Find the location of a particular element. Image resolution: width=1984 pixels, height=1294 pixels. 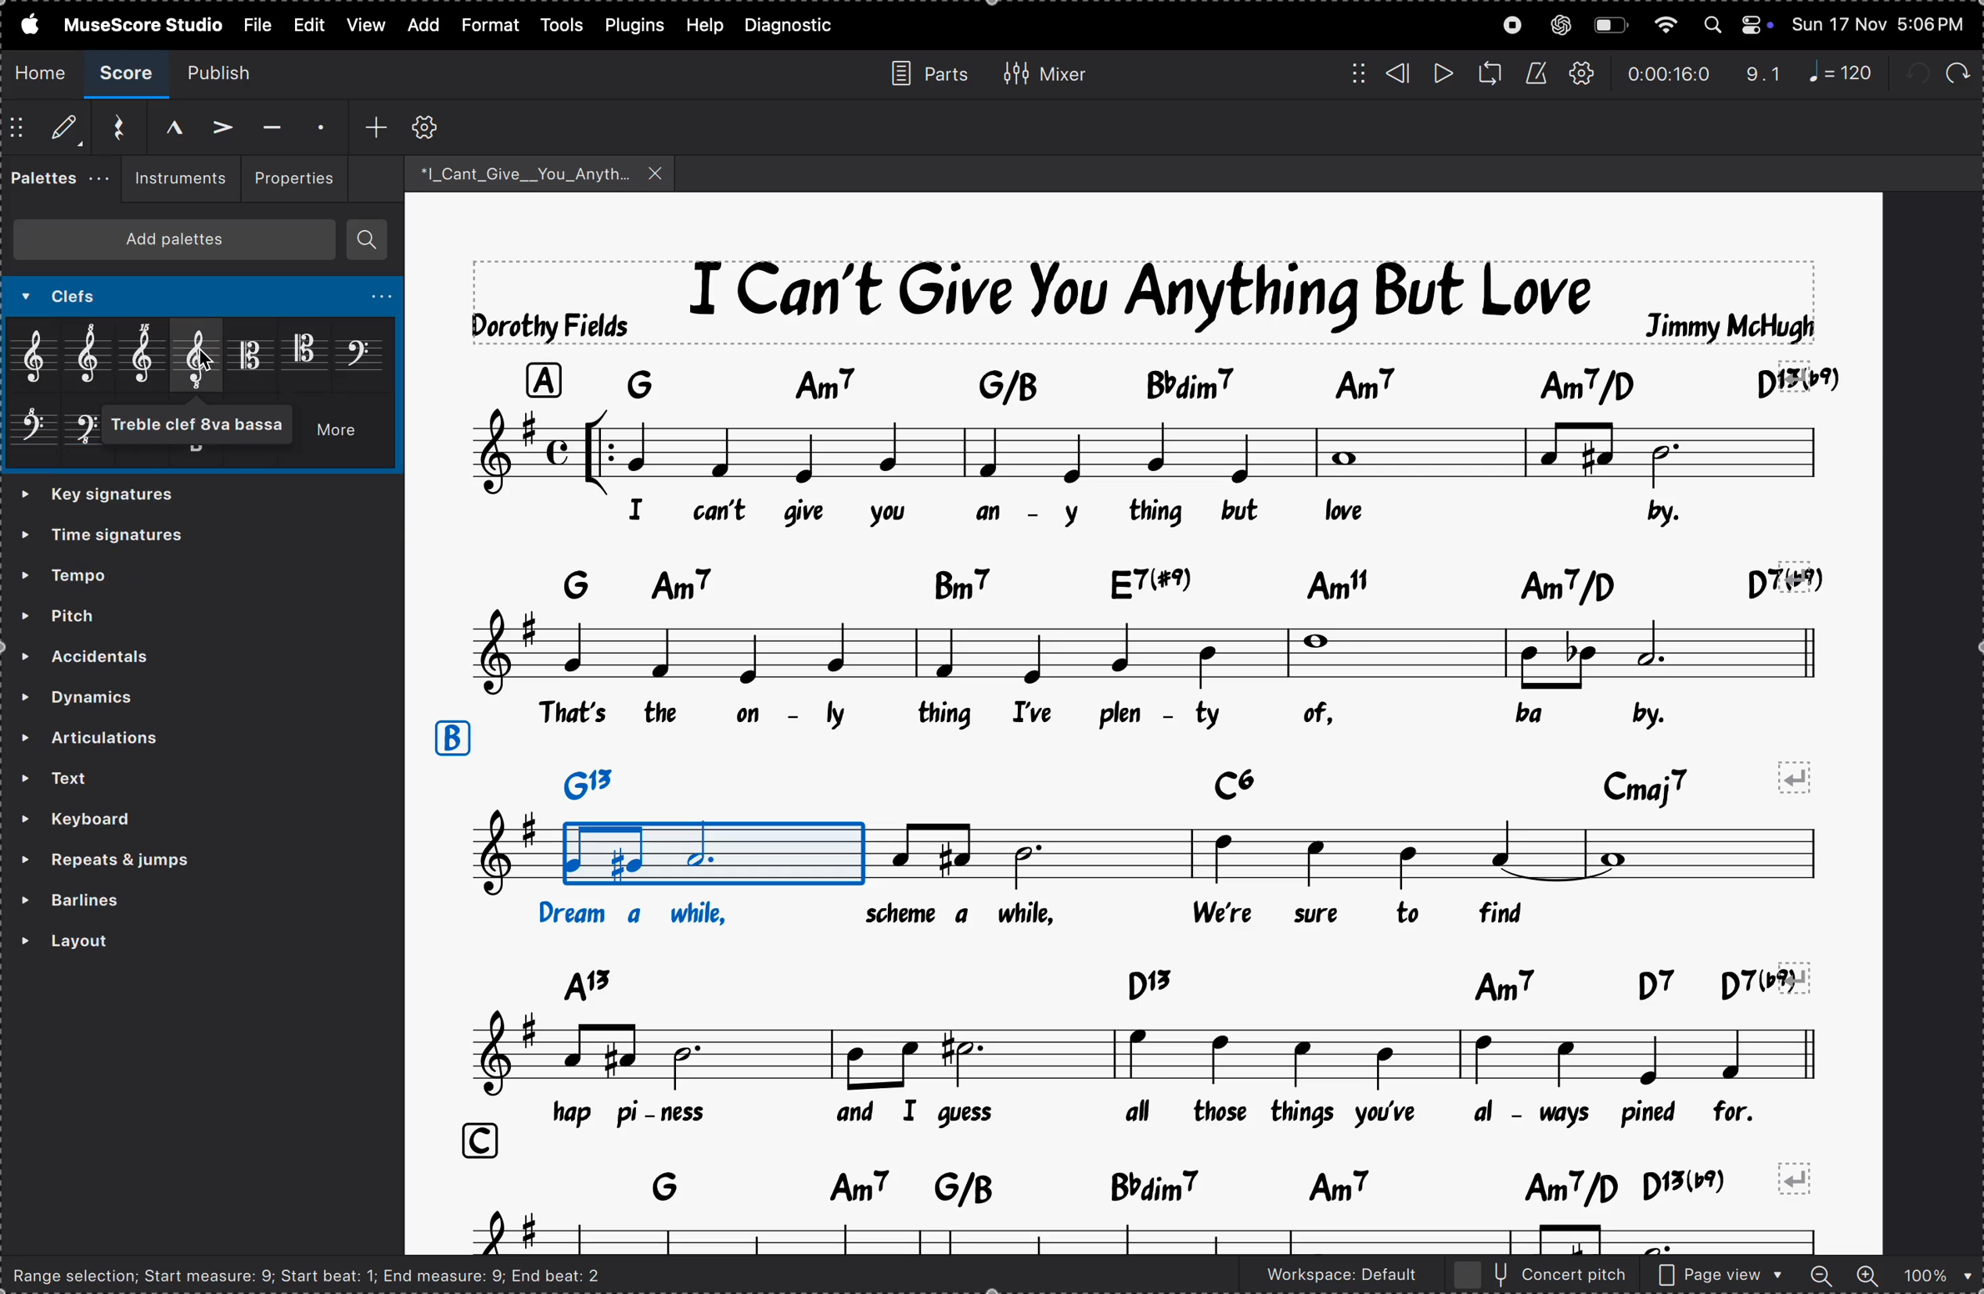

accidents is located at coordinates (123, 654).